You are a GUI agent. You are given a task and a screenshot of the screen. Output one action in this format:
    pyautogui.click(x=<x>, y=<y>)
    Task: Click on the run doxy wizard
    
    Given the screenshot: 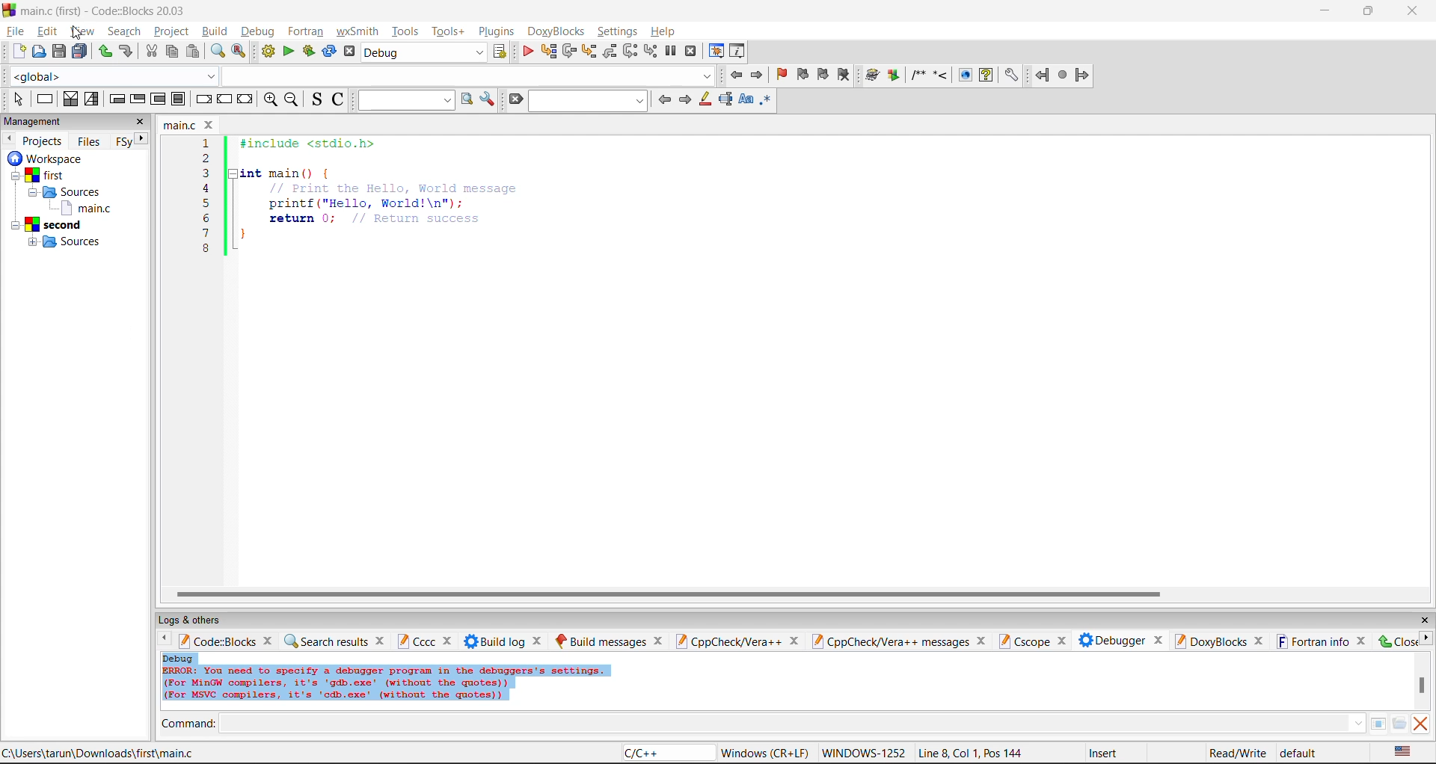 What is the action you would take?
    pyautogui.click(x=872, y=74)
    